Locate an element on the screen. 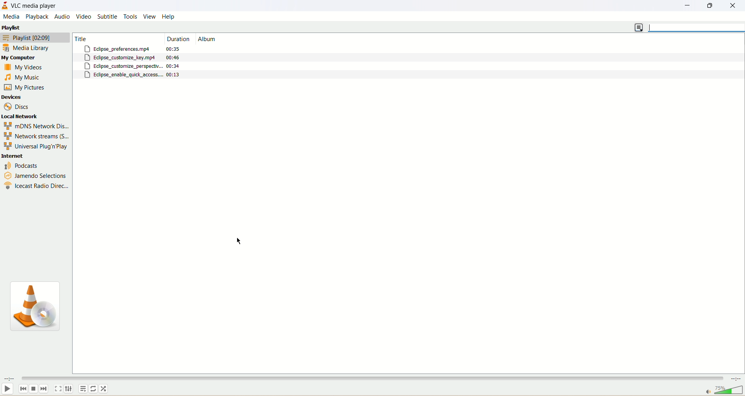  discs is located at coordinates (22, 107).